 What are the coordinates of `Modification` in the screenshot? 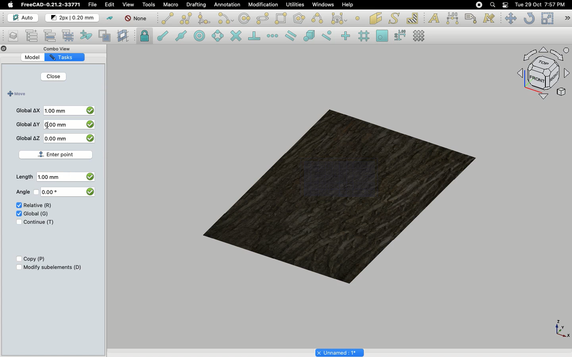 It's located at (265, 6).